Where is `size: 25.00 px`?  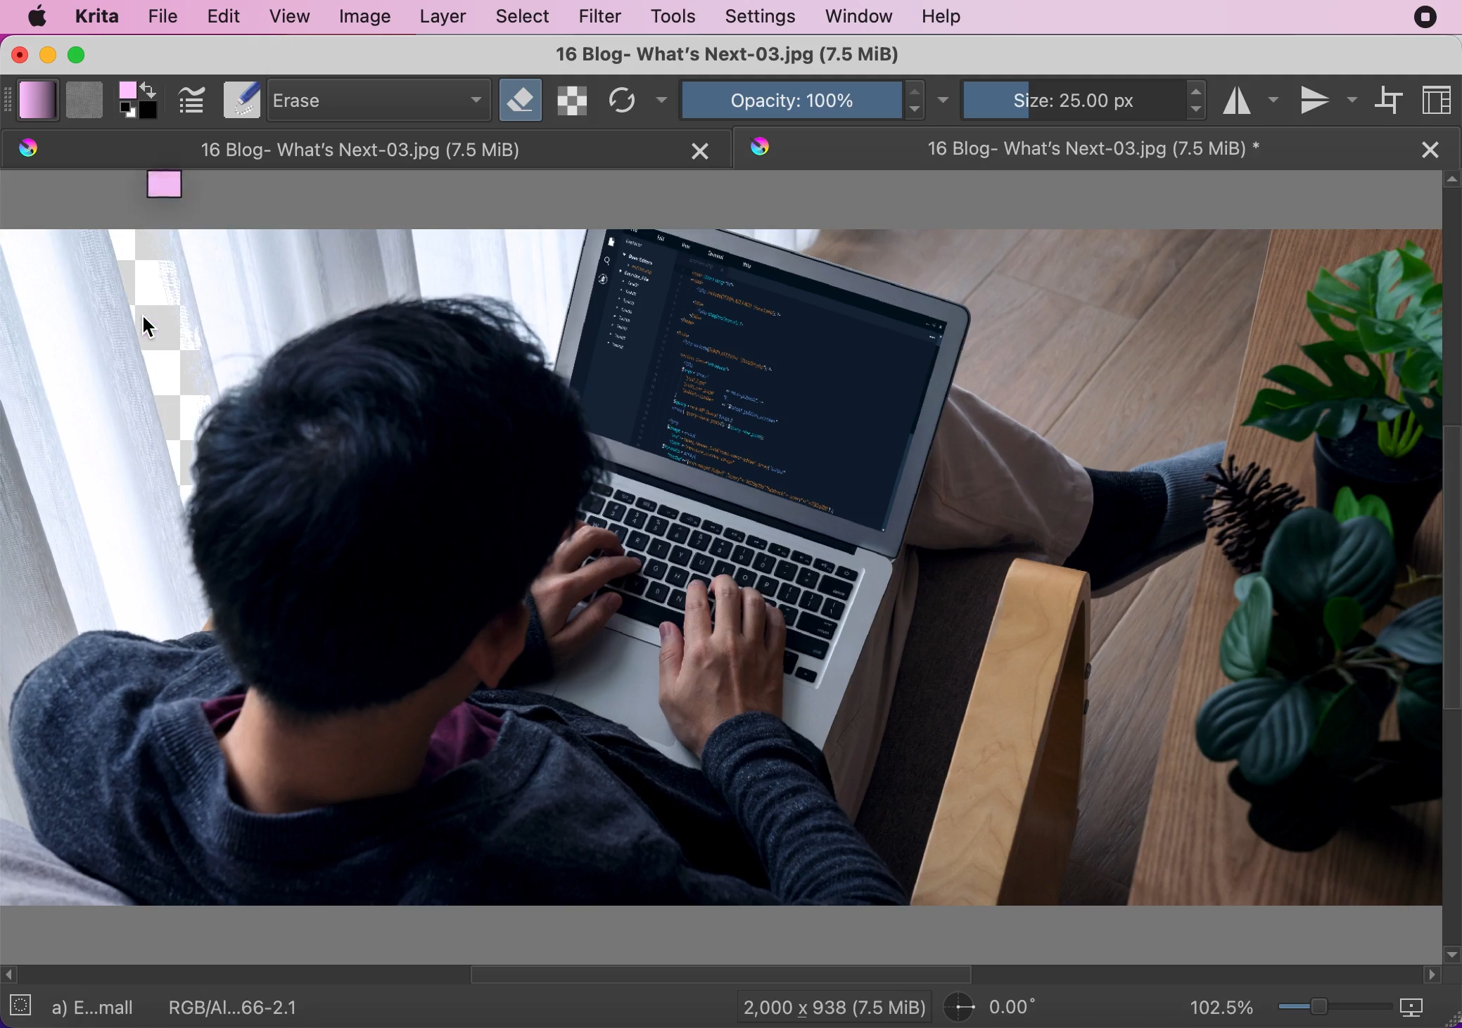 size: 25.00 px is located at coordinates (1071, 99).